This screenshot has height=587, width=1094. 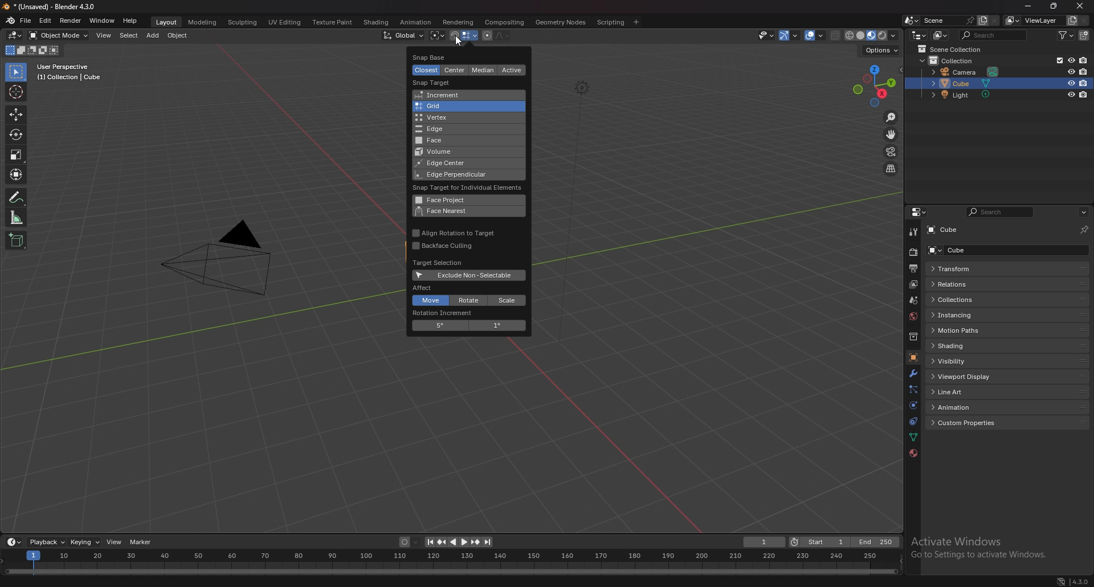 What do you see at coordinates (475, 542) in the screenshot?
I see `jump to last keyframe` at bounding box center [475, 542].